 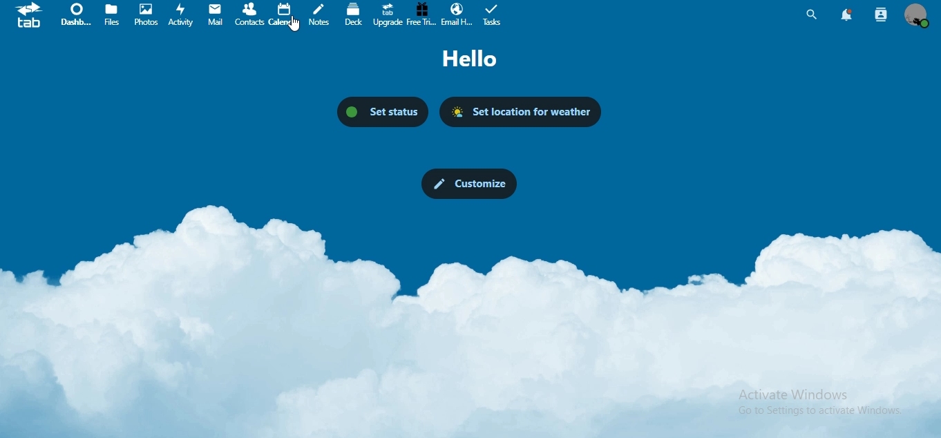 What do you see at coordinates (524, 113) in the screenshot?
I see `set location for weather` at bounding box center [524, 113].